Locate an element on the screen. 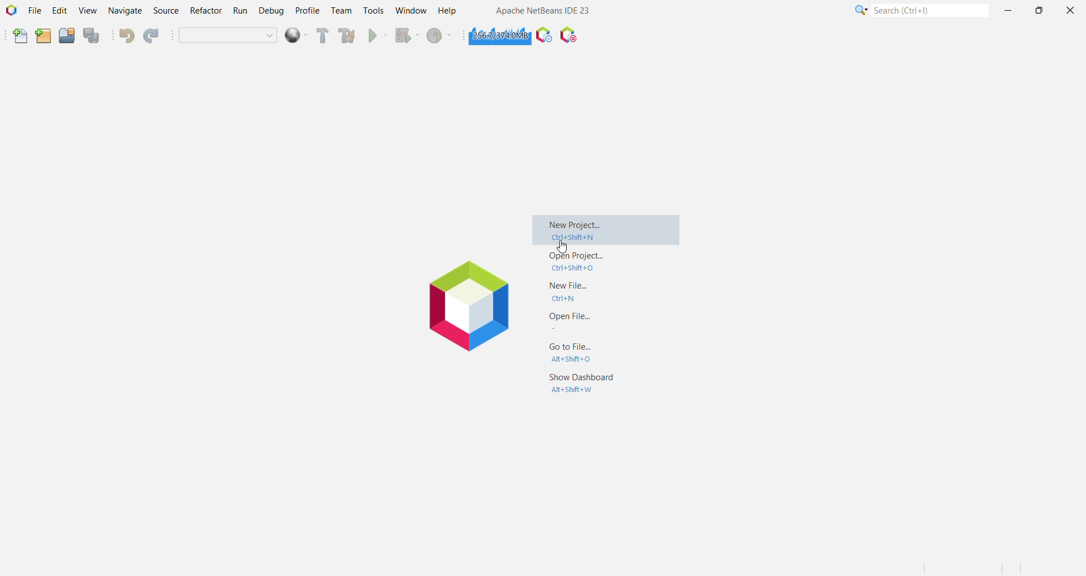  Navigate is located at coordinates (125, 11).